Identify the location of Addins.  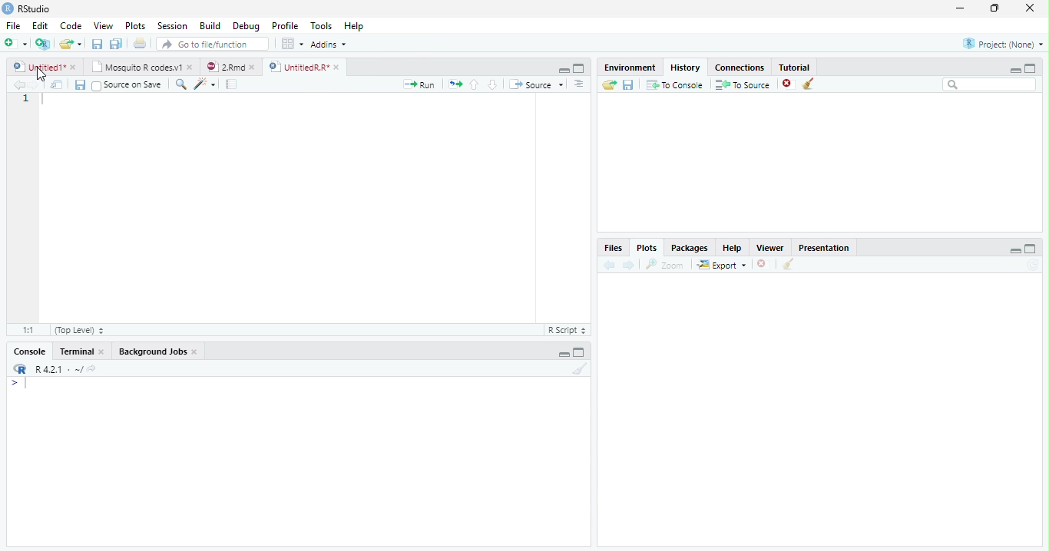
(330, 44).